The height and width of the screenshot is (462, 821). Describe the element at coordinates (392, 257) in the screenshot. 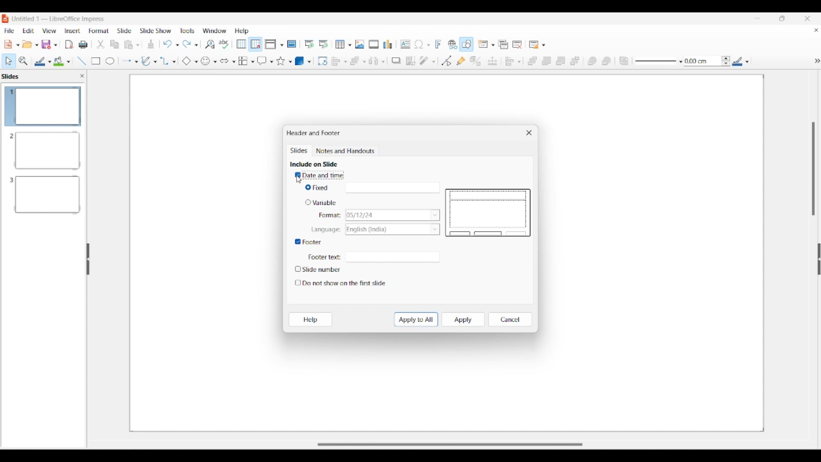

I see `Text space for footer text` at that location.